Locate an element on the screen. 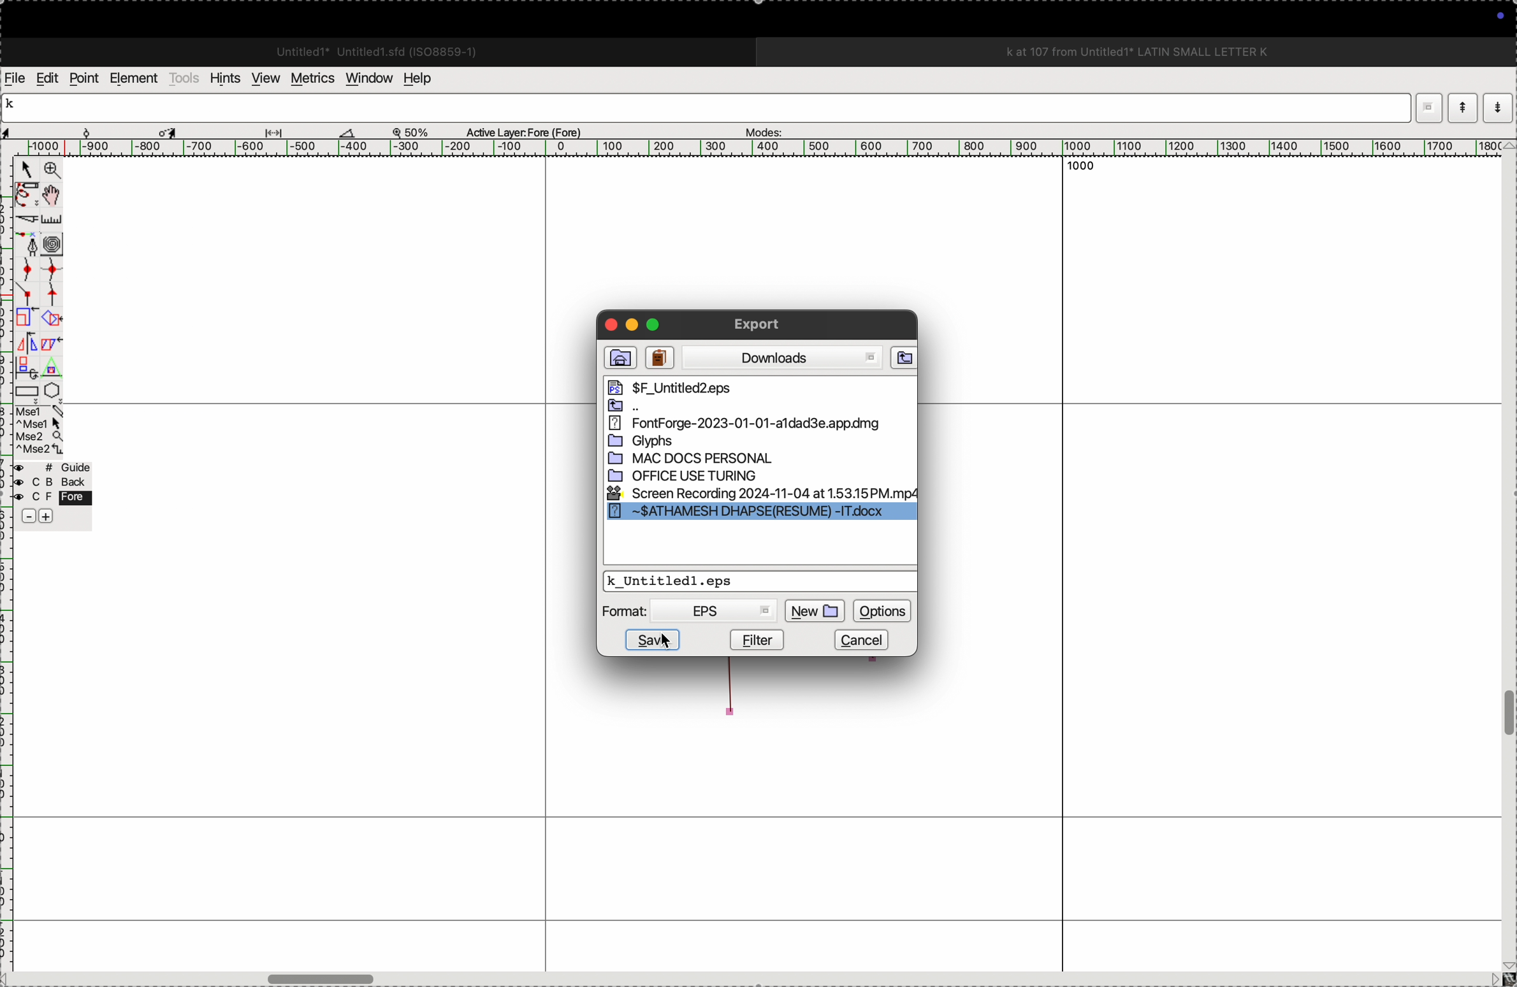 Image resolution: width=1517 pixels, height=987 pixels. cut is located at coordinates (347, 132).